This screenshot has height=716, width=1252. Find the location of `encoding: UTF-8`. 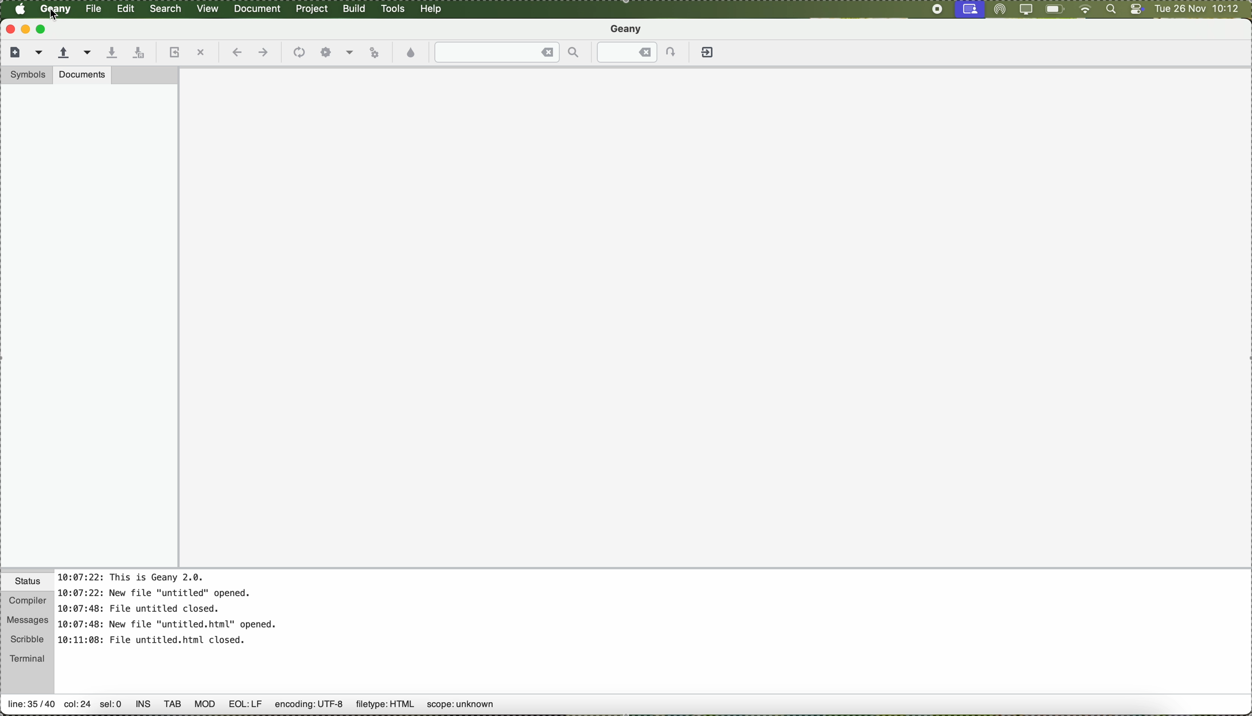

encoding: UTF-8 is located at coordinates (308, 707).